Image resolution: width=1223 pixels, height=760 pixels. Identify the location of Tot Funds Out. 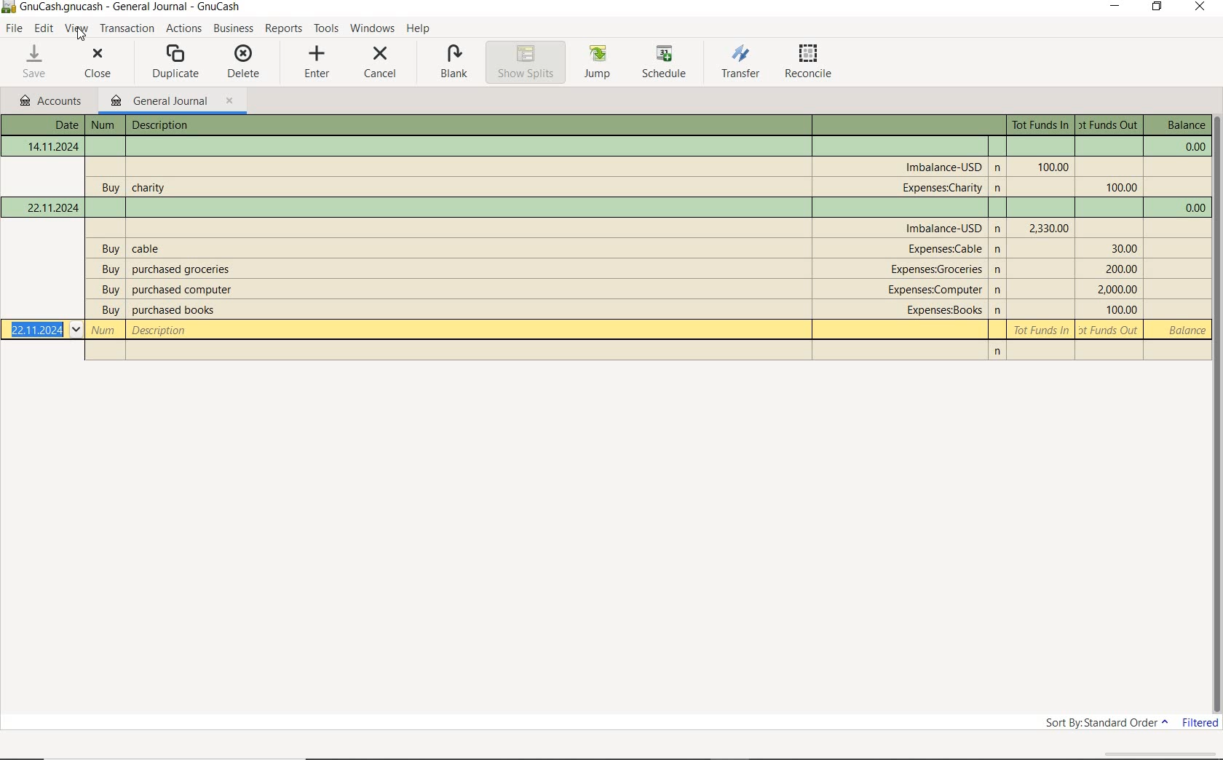
(1123, 249).